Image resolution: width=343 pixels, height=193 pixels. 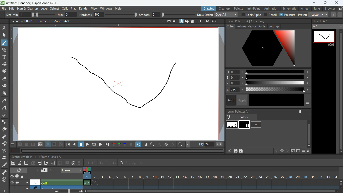 I want to click on back, so click(x=75, y=145).